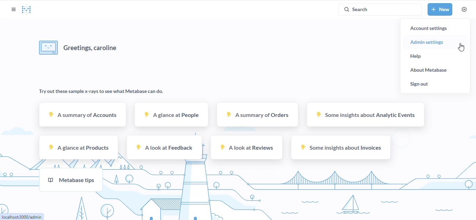 The image size is (476, 220). I want to click on greetings, user, so click(78, 48).